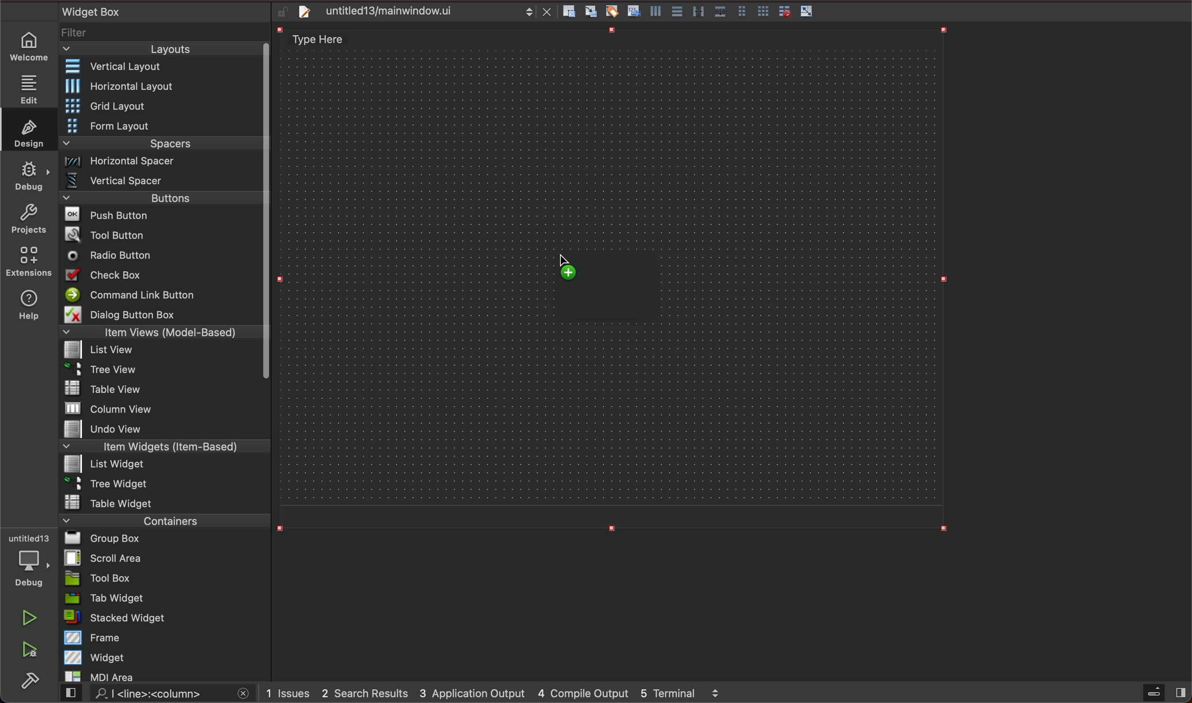  Describe the element at coordinates (33, 679) in the screenshot. I see `build` at that location.